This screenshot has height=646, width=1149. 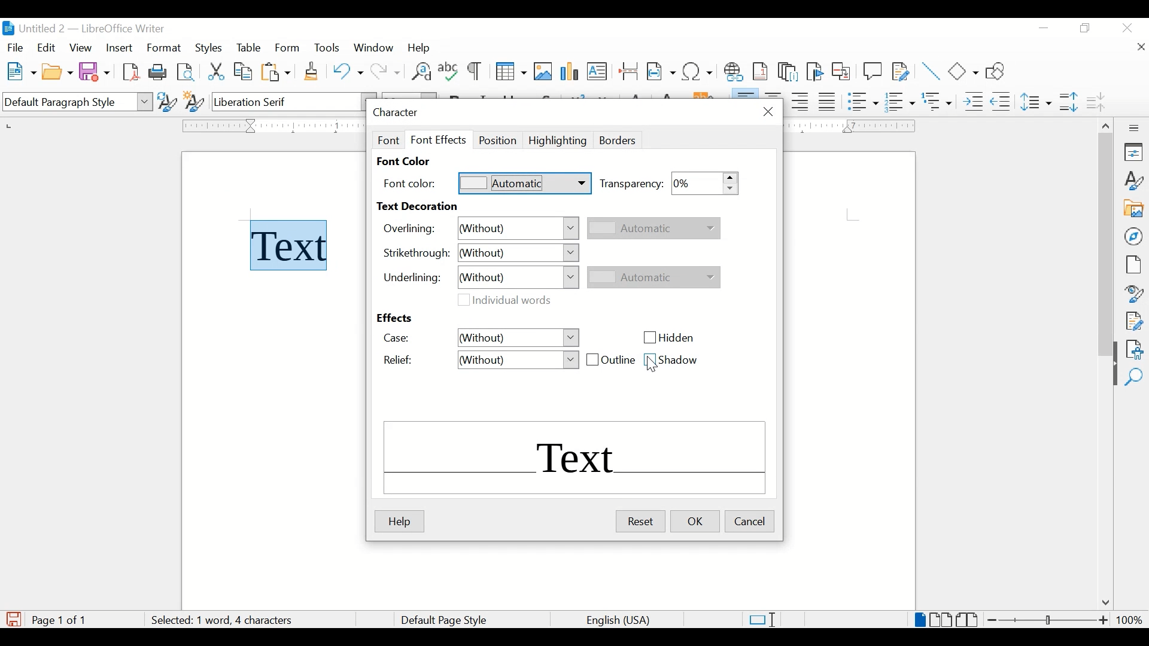 I want to click on undo, so click(x=348, y=71).